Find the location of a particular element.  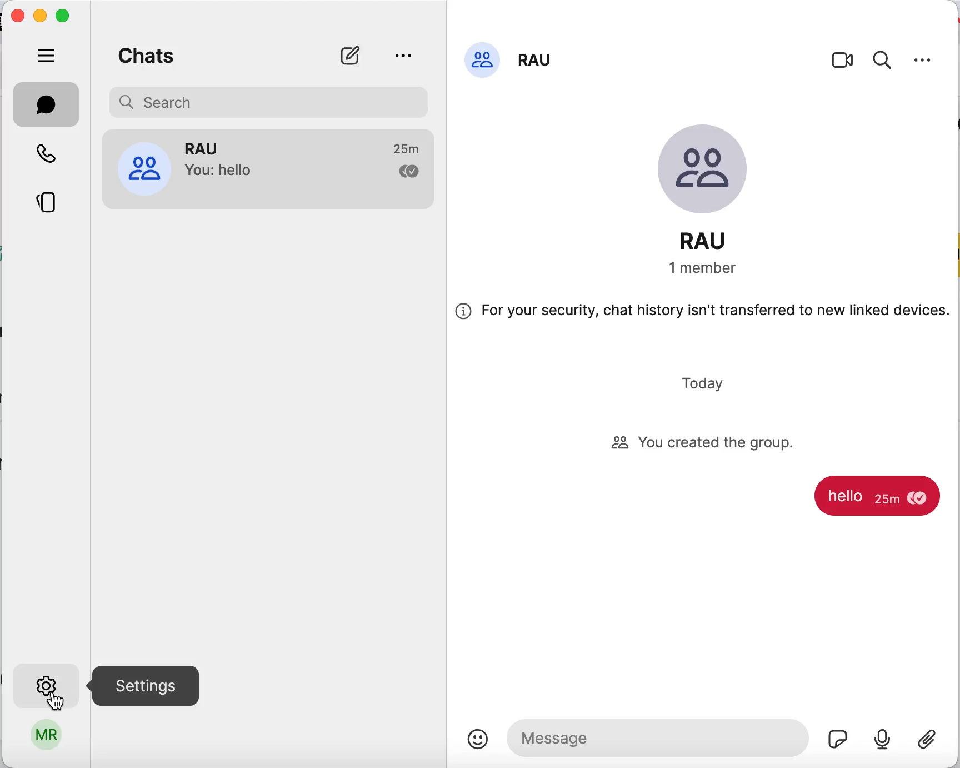

cursor is located at coordinates (56, 705).